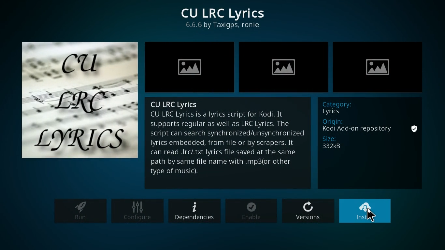  I want to click on install, so click(366, 213).